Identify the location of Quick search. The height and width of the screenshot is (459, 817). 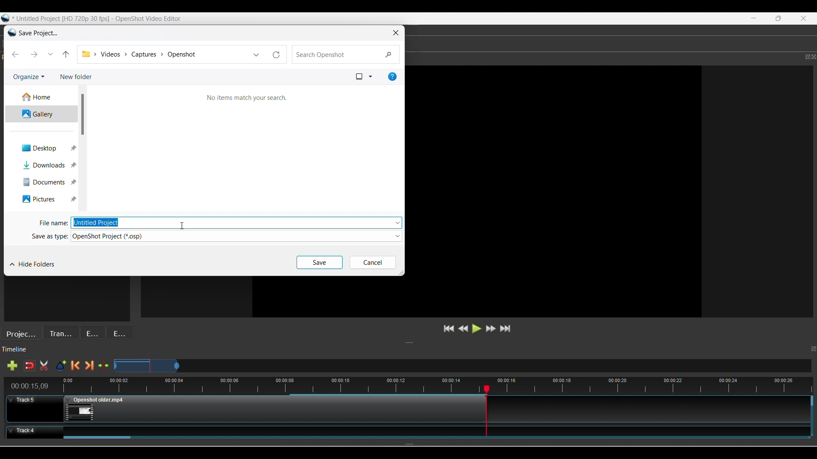
(345, 54).